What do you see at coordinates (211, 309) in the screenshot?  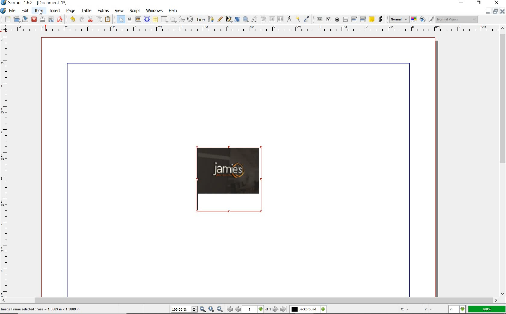 I see `Zoom to 100%` at bounding box center [211, 309].